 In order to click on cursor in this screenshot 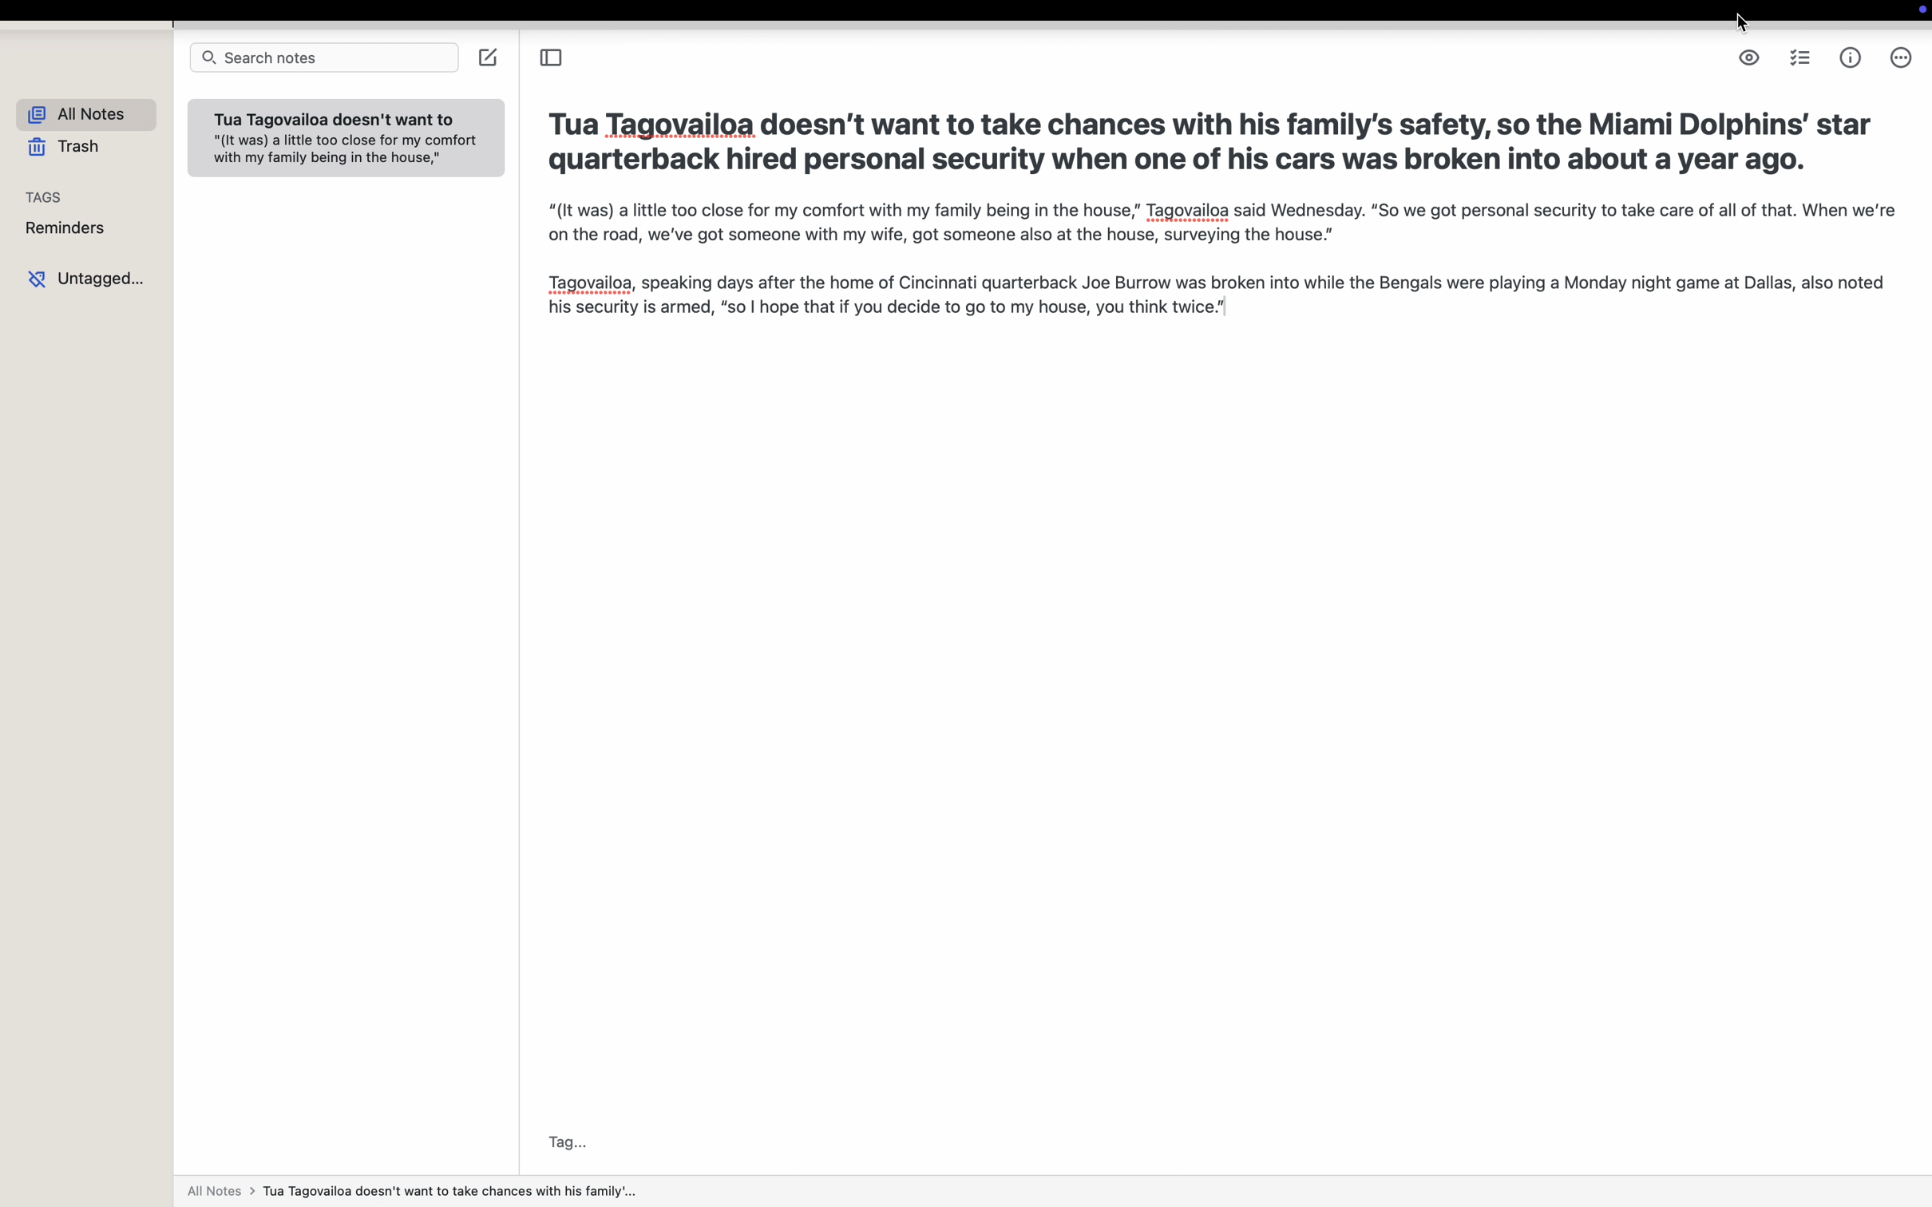, I will do `click(1739, 24)`.